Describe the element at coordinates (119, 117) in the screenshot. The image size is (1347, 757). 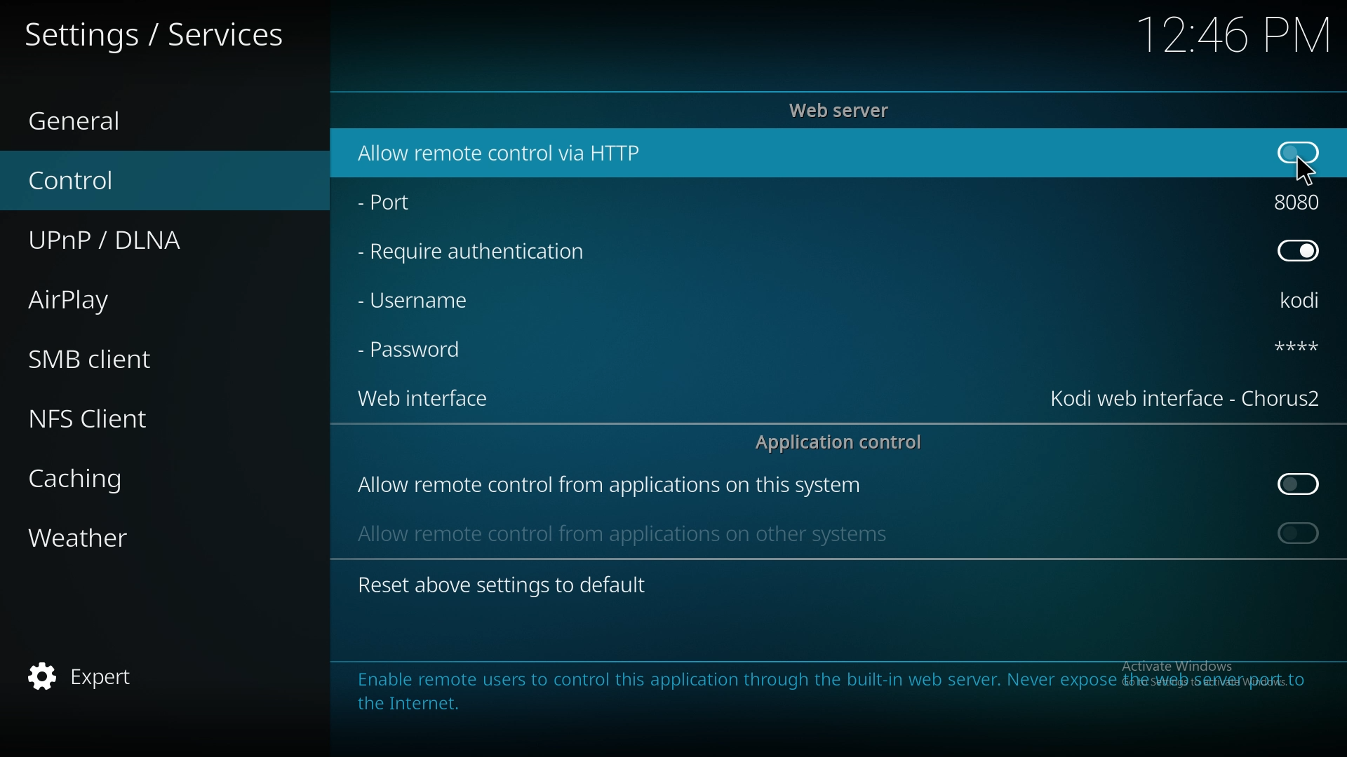
I see `general` at that location.